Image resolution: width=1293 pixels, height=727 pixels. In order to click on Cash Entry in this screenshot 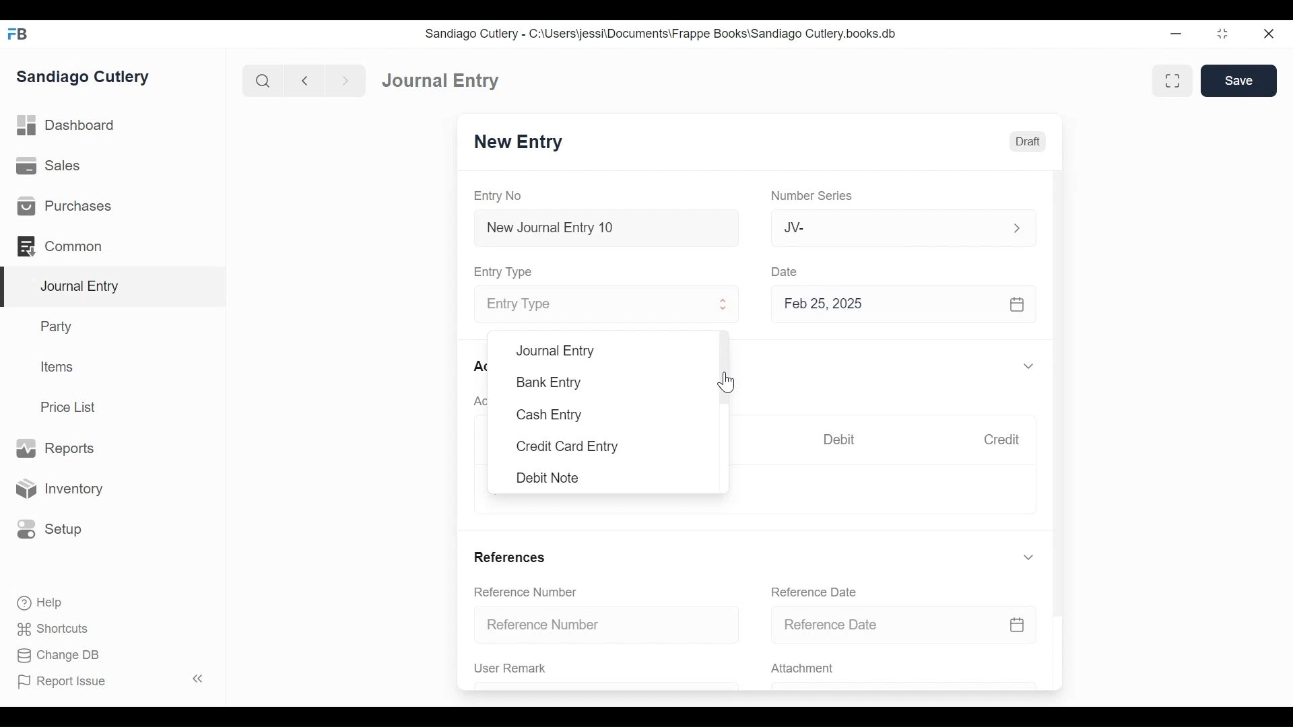, I will do `click(550, 415)`.